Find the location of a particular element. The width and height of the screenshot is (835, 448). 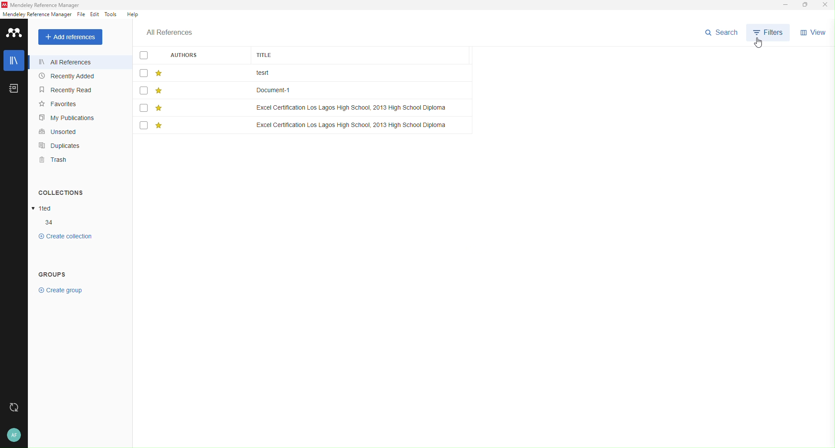

checkbox is located at coordinates (145, 56).